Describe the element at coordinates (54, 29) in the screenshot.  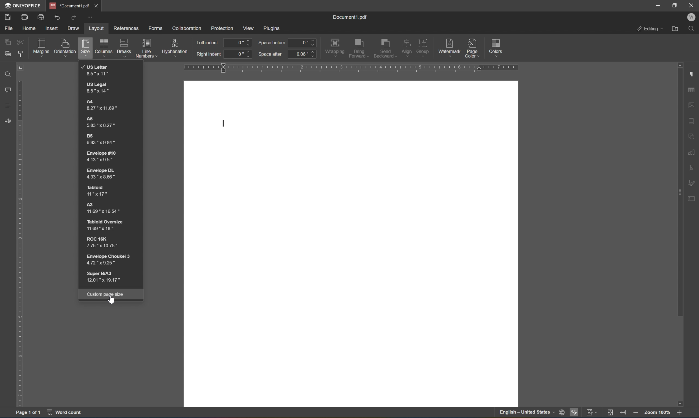
I see `insert` at that location.